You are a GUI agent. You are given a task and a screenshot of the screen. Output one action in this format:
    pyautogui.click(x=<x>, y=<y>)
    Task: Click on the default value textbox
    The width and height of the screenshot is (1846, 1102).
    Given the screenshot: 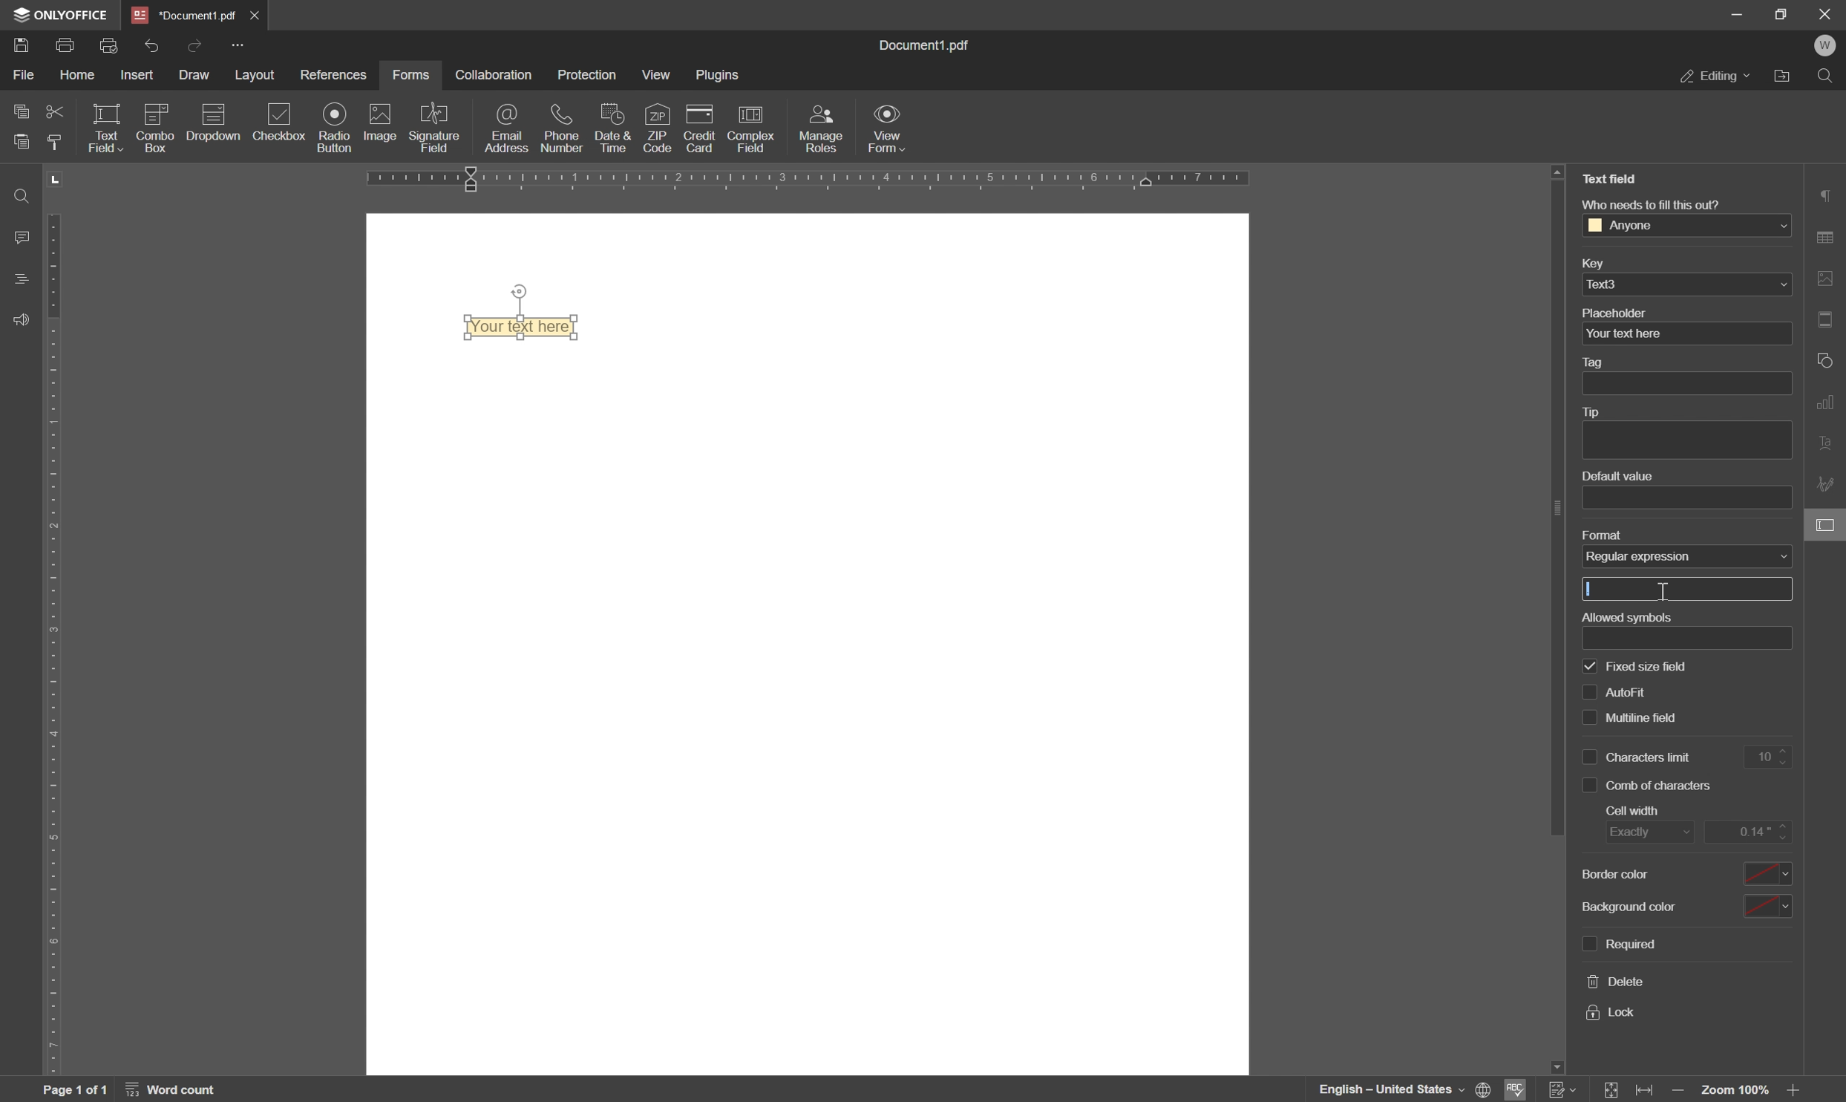 What is the action you would take?
    pyautogui.click(x=1689, y=497)
    